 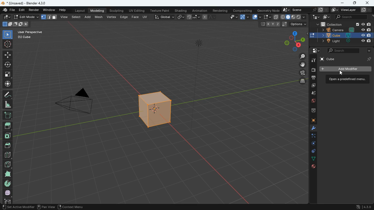 What do you see at coordinates (346, 59) in the screenshot?
I see `cube` at bounding box center [346, 59].